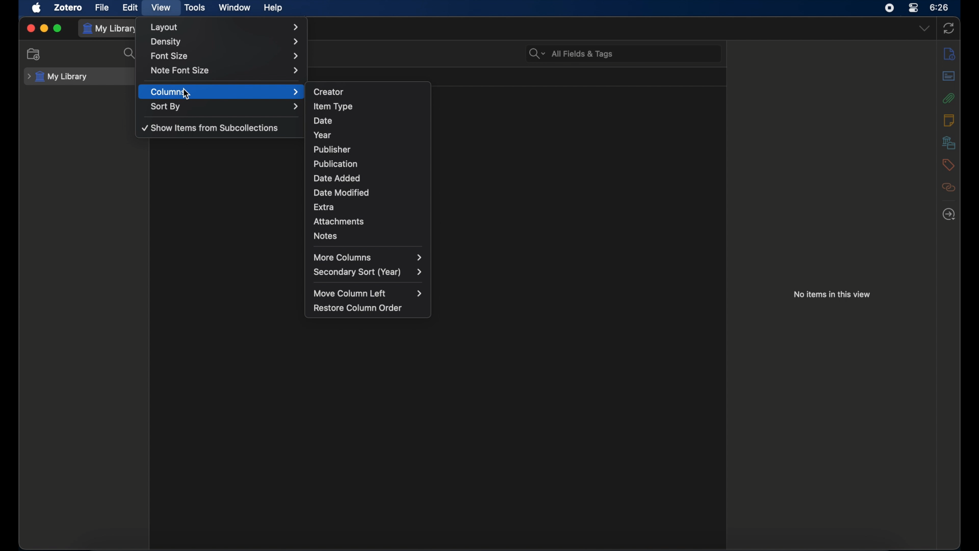 This screenshot has height=551, width=979. What do you see at coordinates (33, 55) in the screenshot?
I see `new collection` at bounding box center [33, 55].